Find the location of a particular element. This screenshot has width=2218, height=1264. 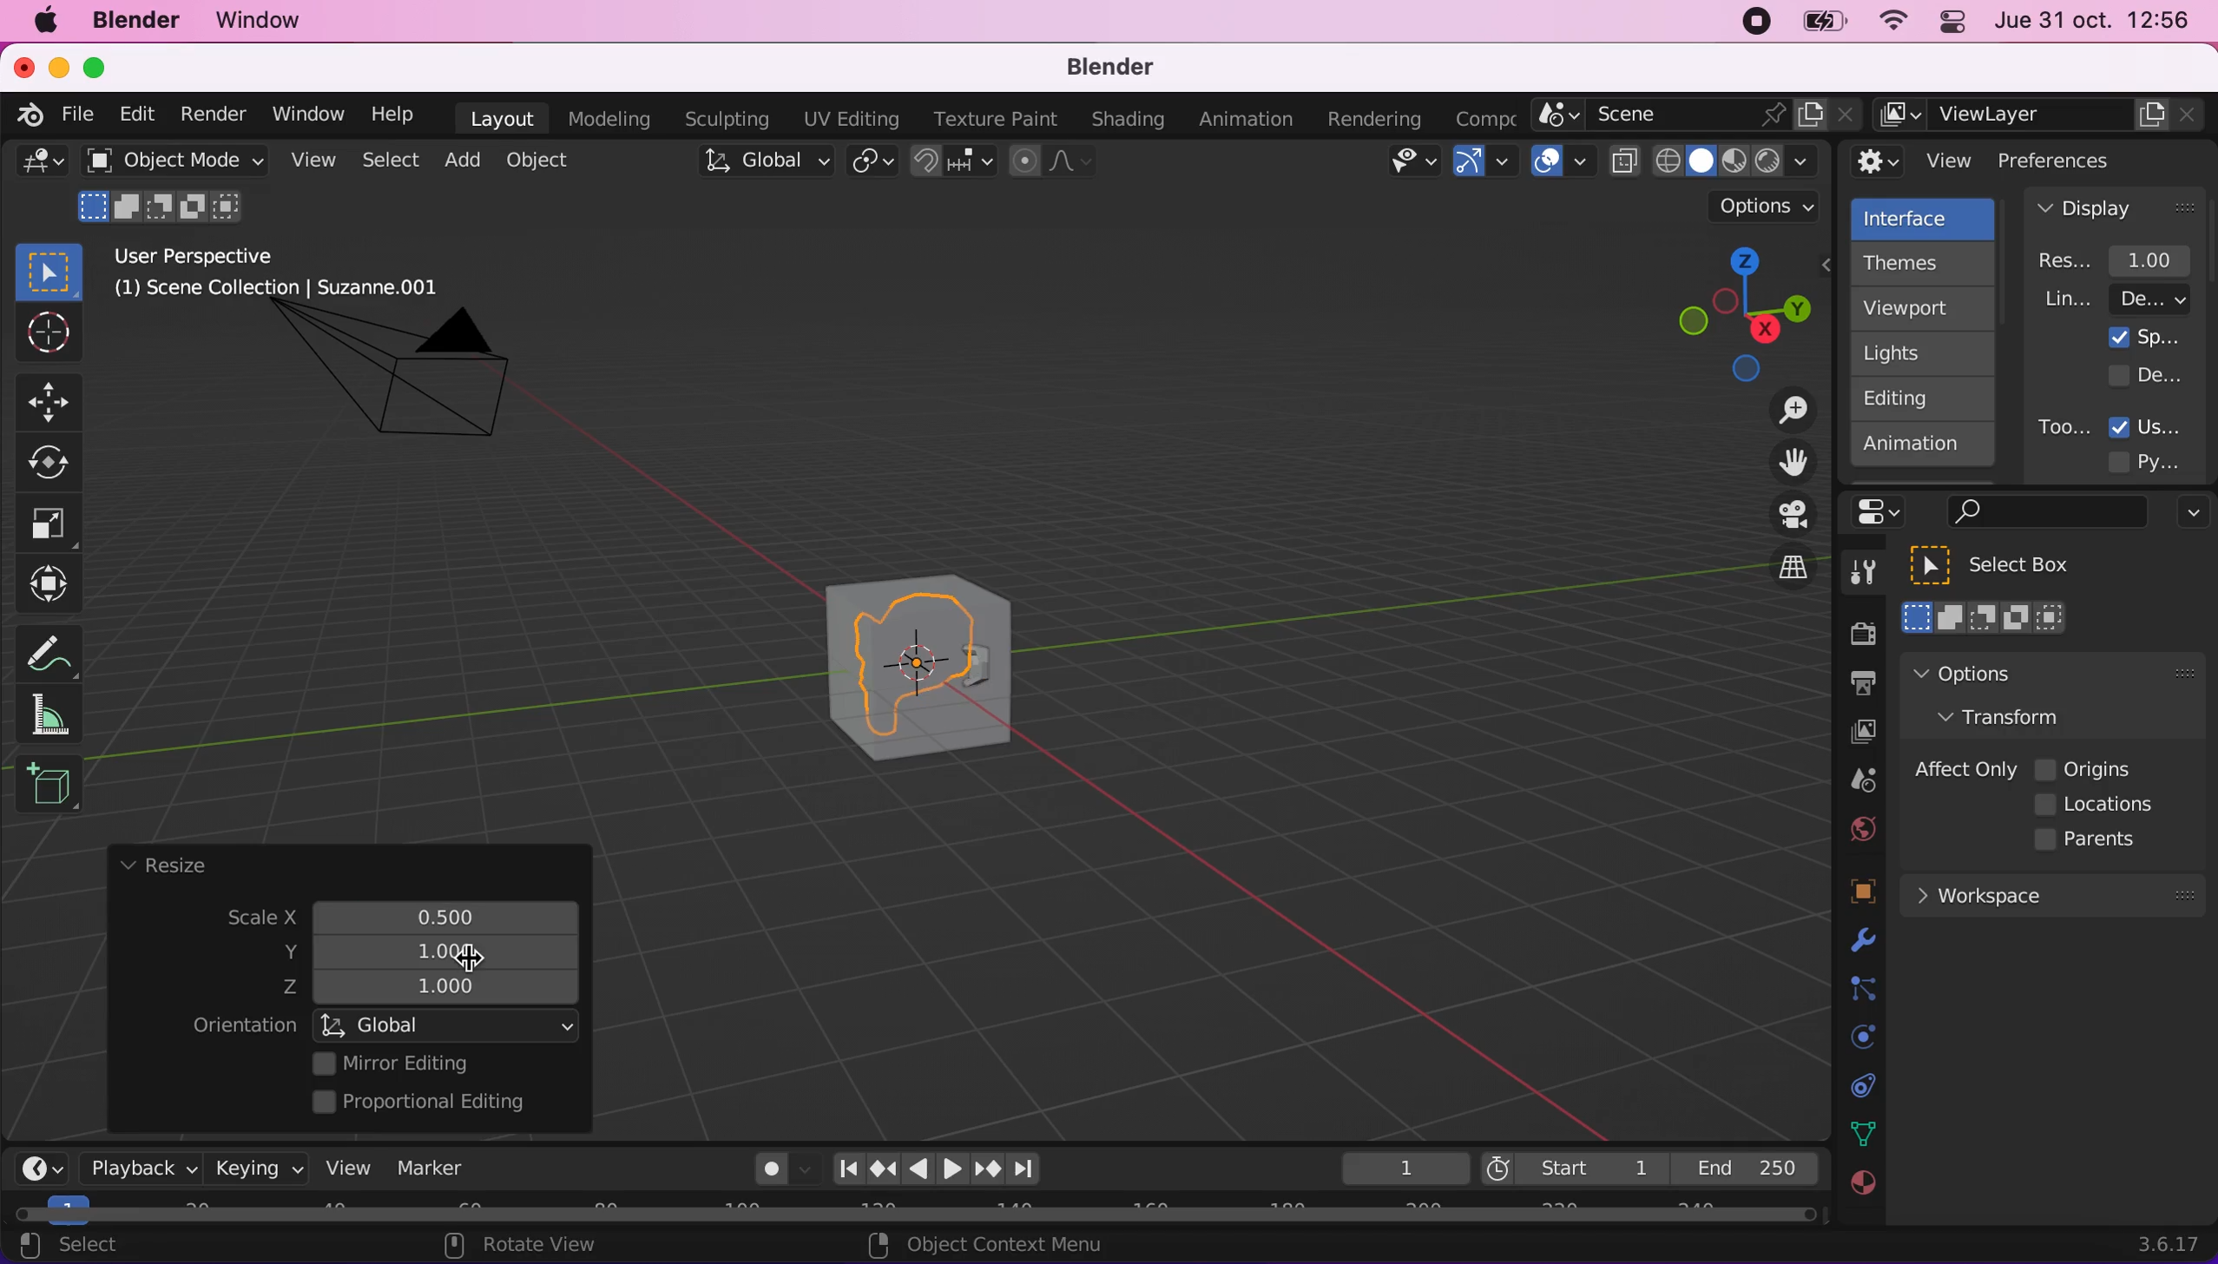

lights is located at coordinates (1927, 354).